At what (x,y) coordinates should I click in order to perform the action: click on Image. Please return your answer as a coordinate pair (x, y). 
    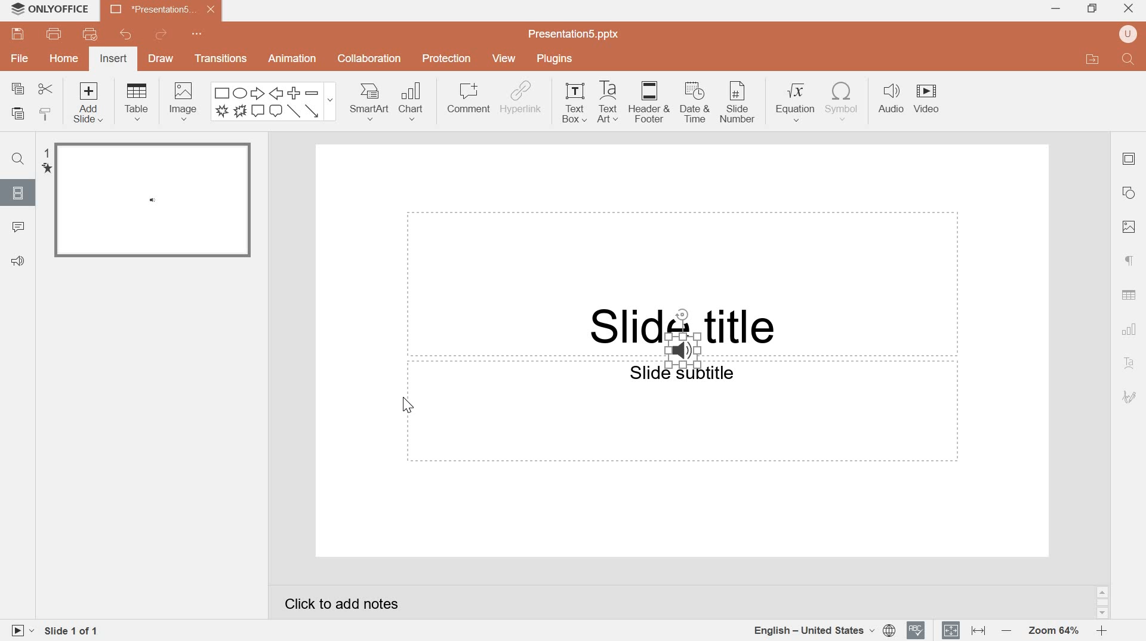
    Looking at the image, I should click on (183, 103).